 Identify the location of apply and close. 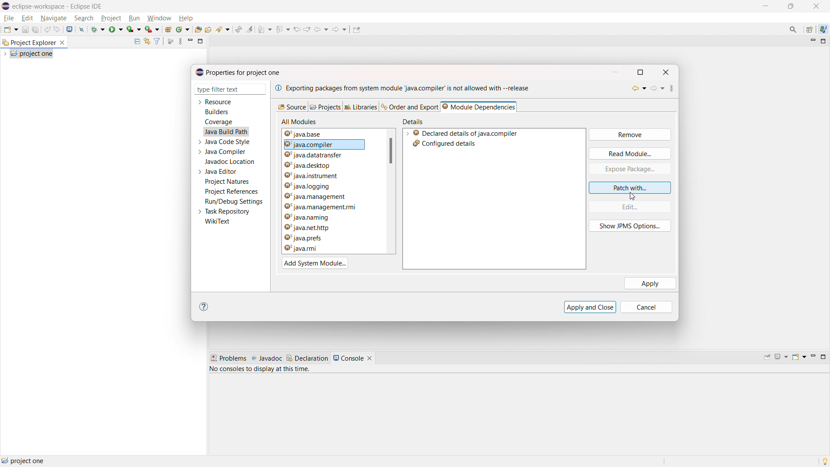
(590, 307).